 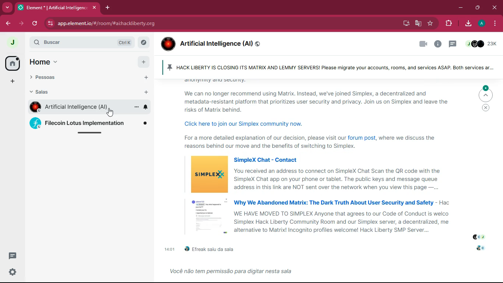 I want to click on For a more detailed explanation of our decision, please visit our forum post, where we discuss the
reasons behind our move and the benefits of switching to Simplex., so click(x=321, y=143).